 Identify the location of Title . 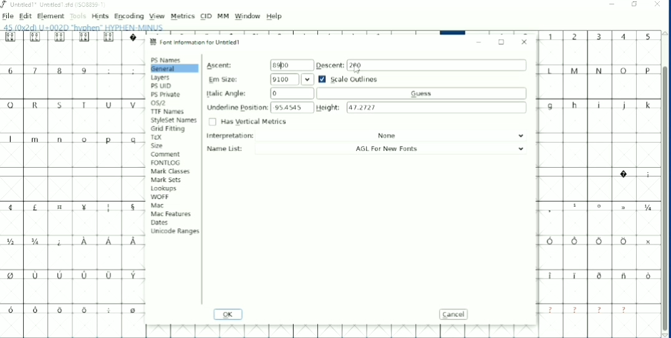
(56, 5).